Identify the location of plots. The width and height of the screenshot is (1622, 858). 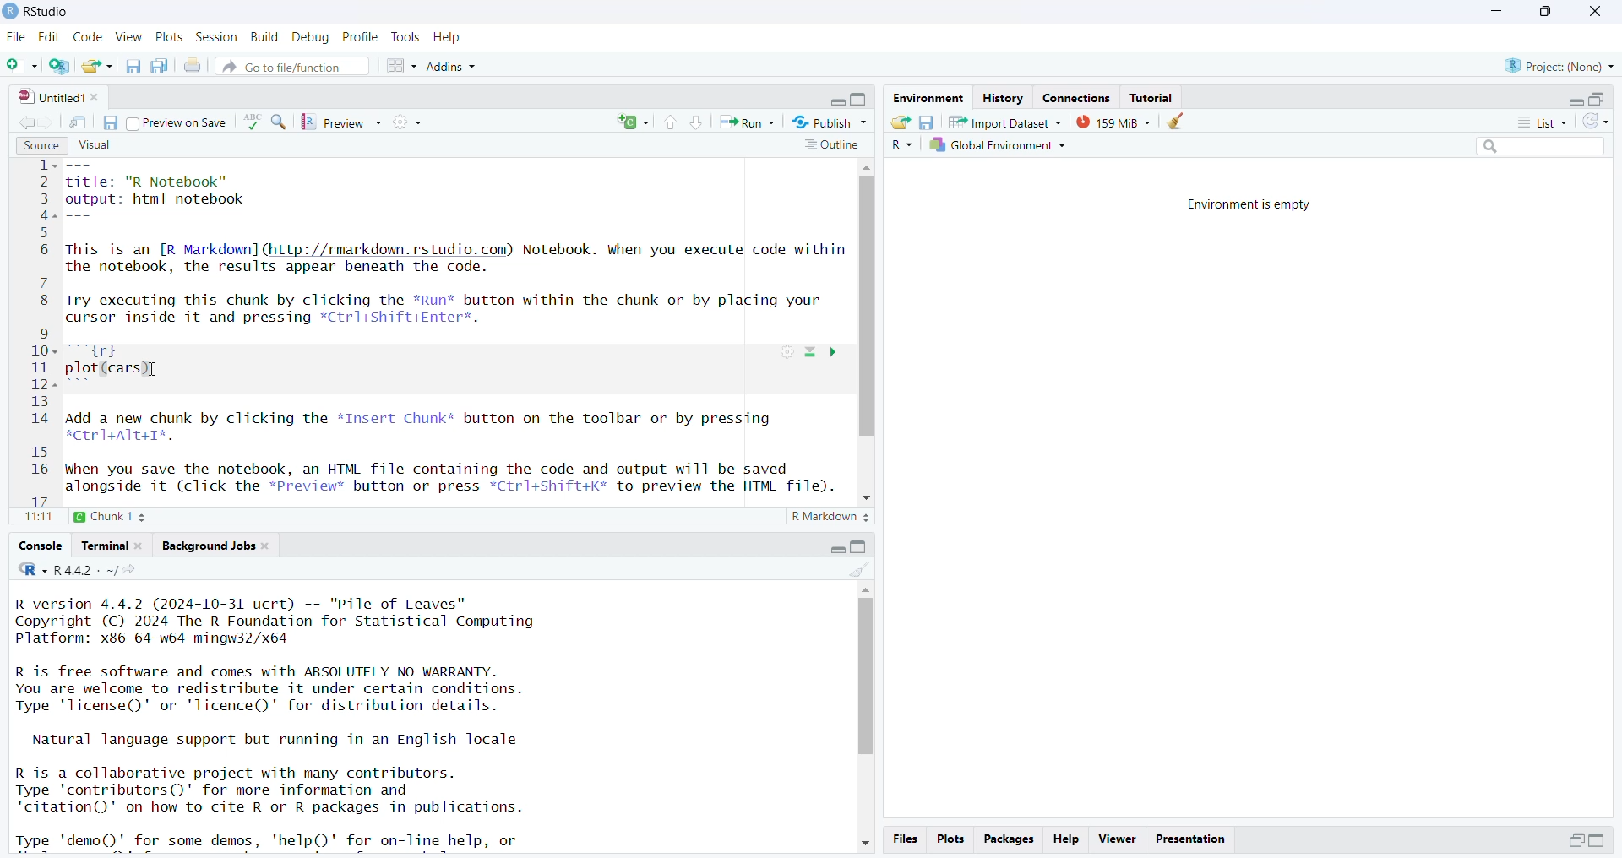
(171, 38).